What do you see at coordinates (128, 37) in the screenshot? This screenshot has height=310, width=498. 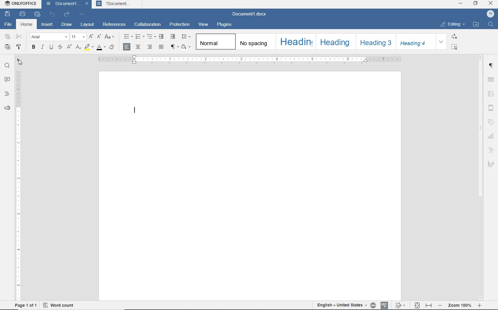 I see `BULLETS` at bounding box center [128, 37].